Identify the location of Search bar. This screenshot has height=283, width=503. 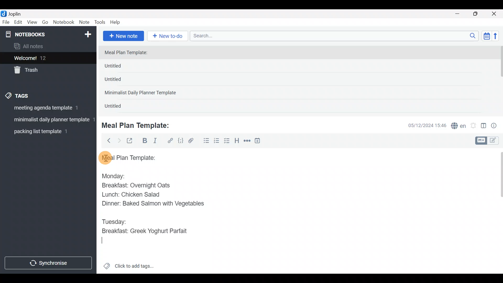
(336, 35).